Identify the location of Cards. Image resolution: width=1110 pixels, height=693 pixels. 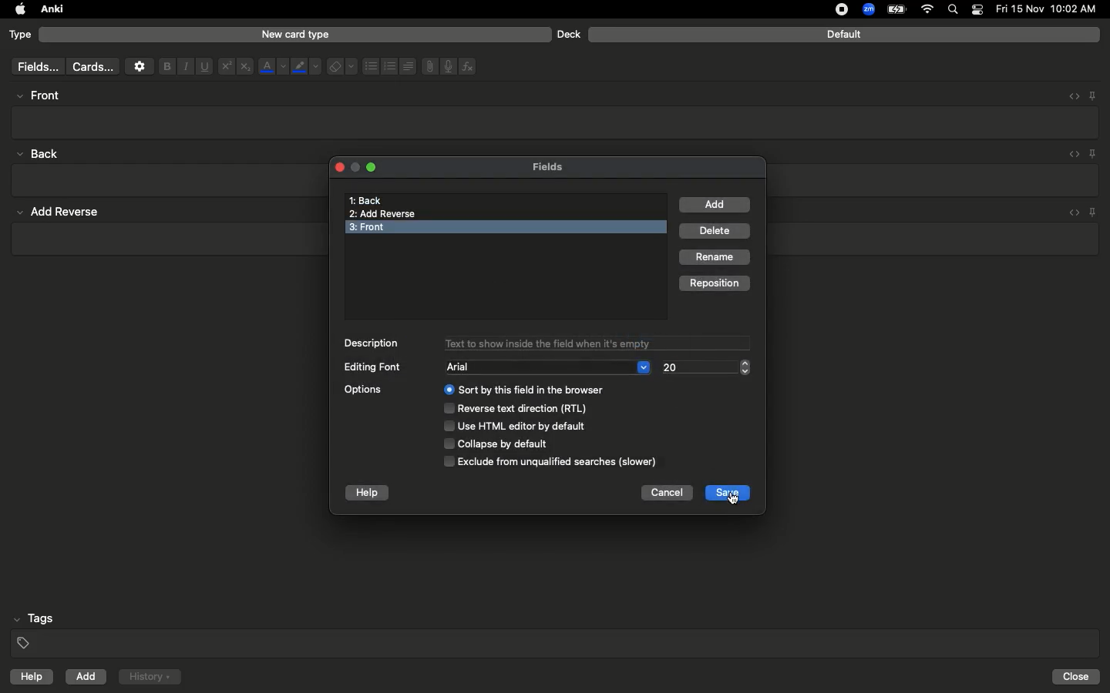
(92, 67).